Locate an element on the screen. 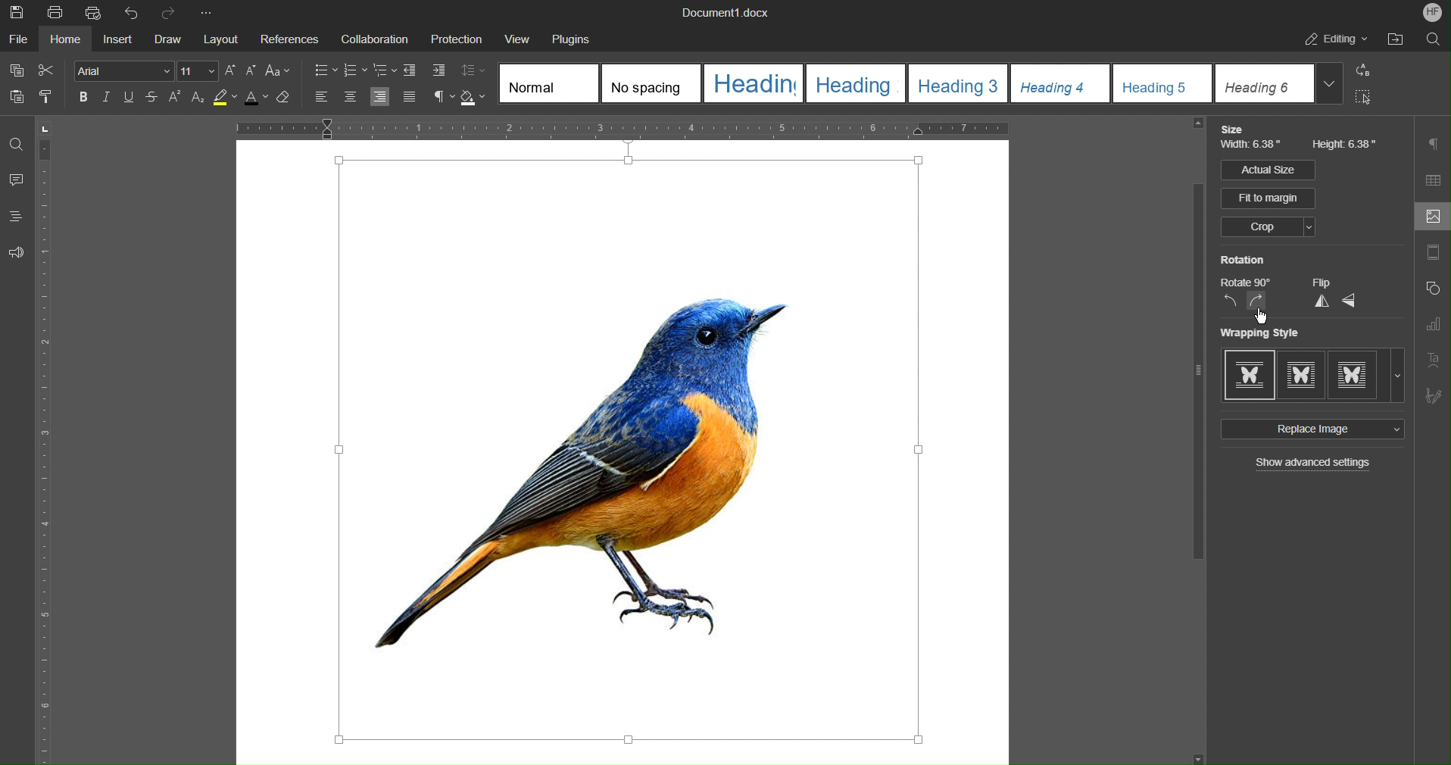 This screenshot has height=765, width=1451. Bullet Points is located at coordinates (325, 71).